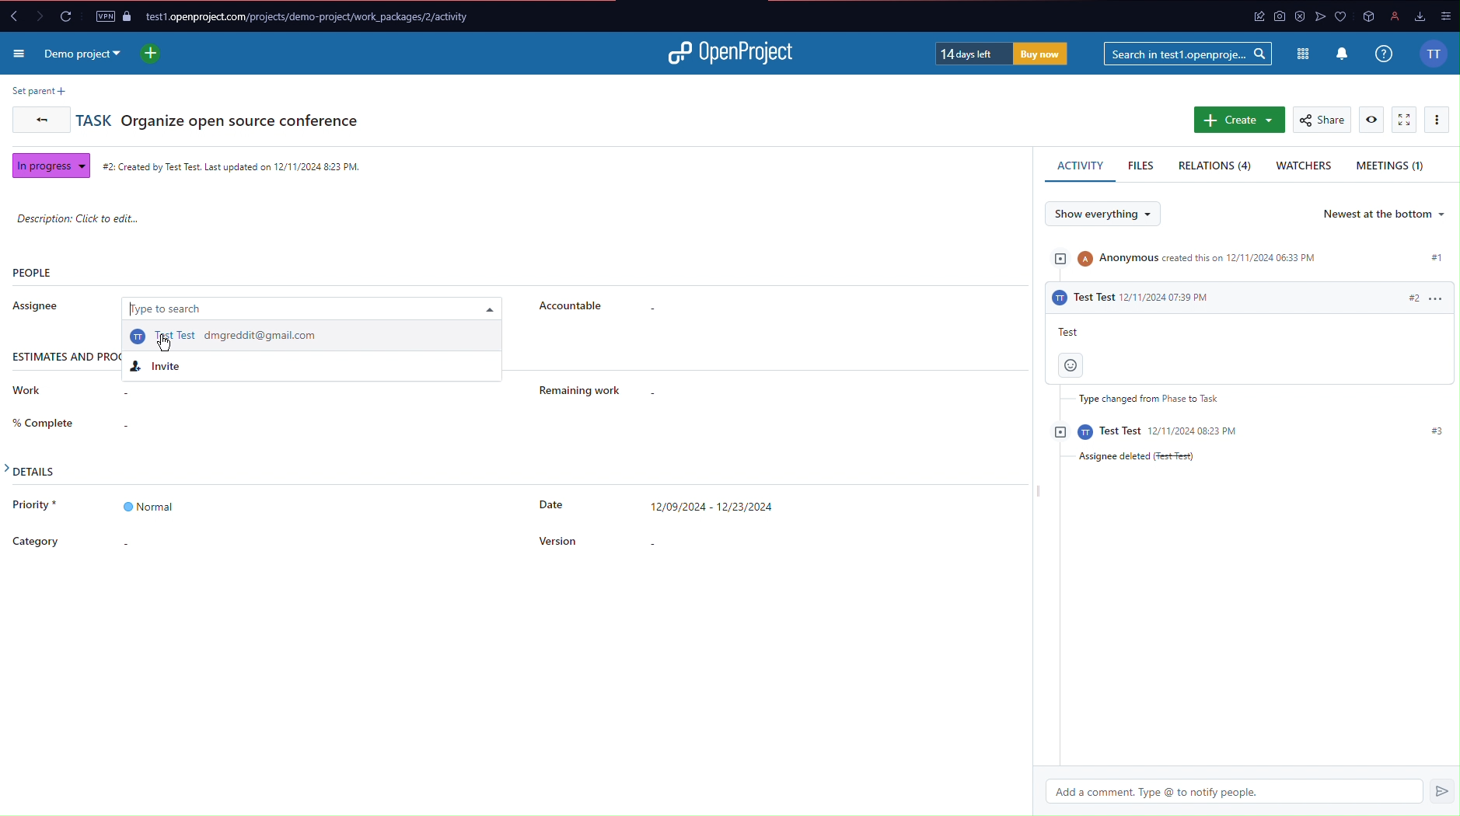  I want to click on View, so click(1370, 119).